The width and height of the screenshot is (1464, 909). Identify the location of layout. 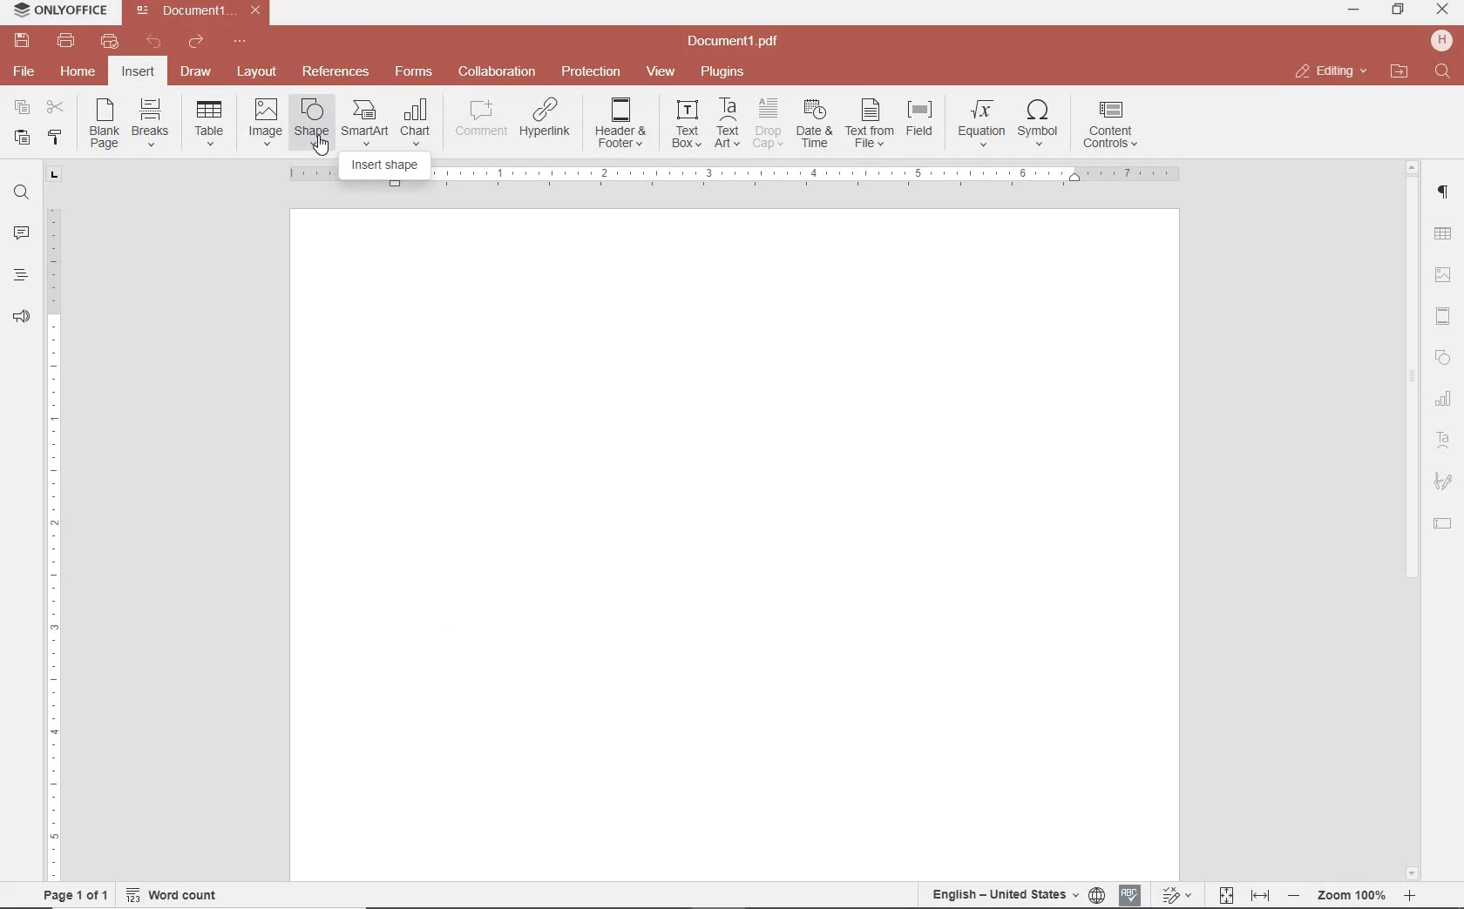
(260, 73).